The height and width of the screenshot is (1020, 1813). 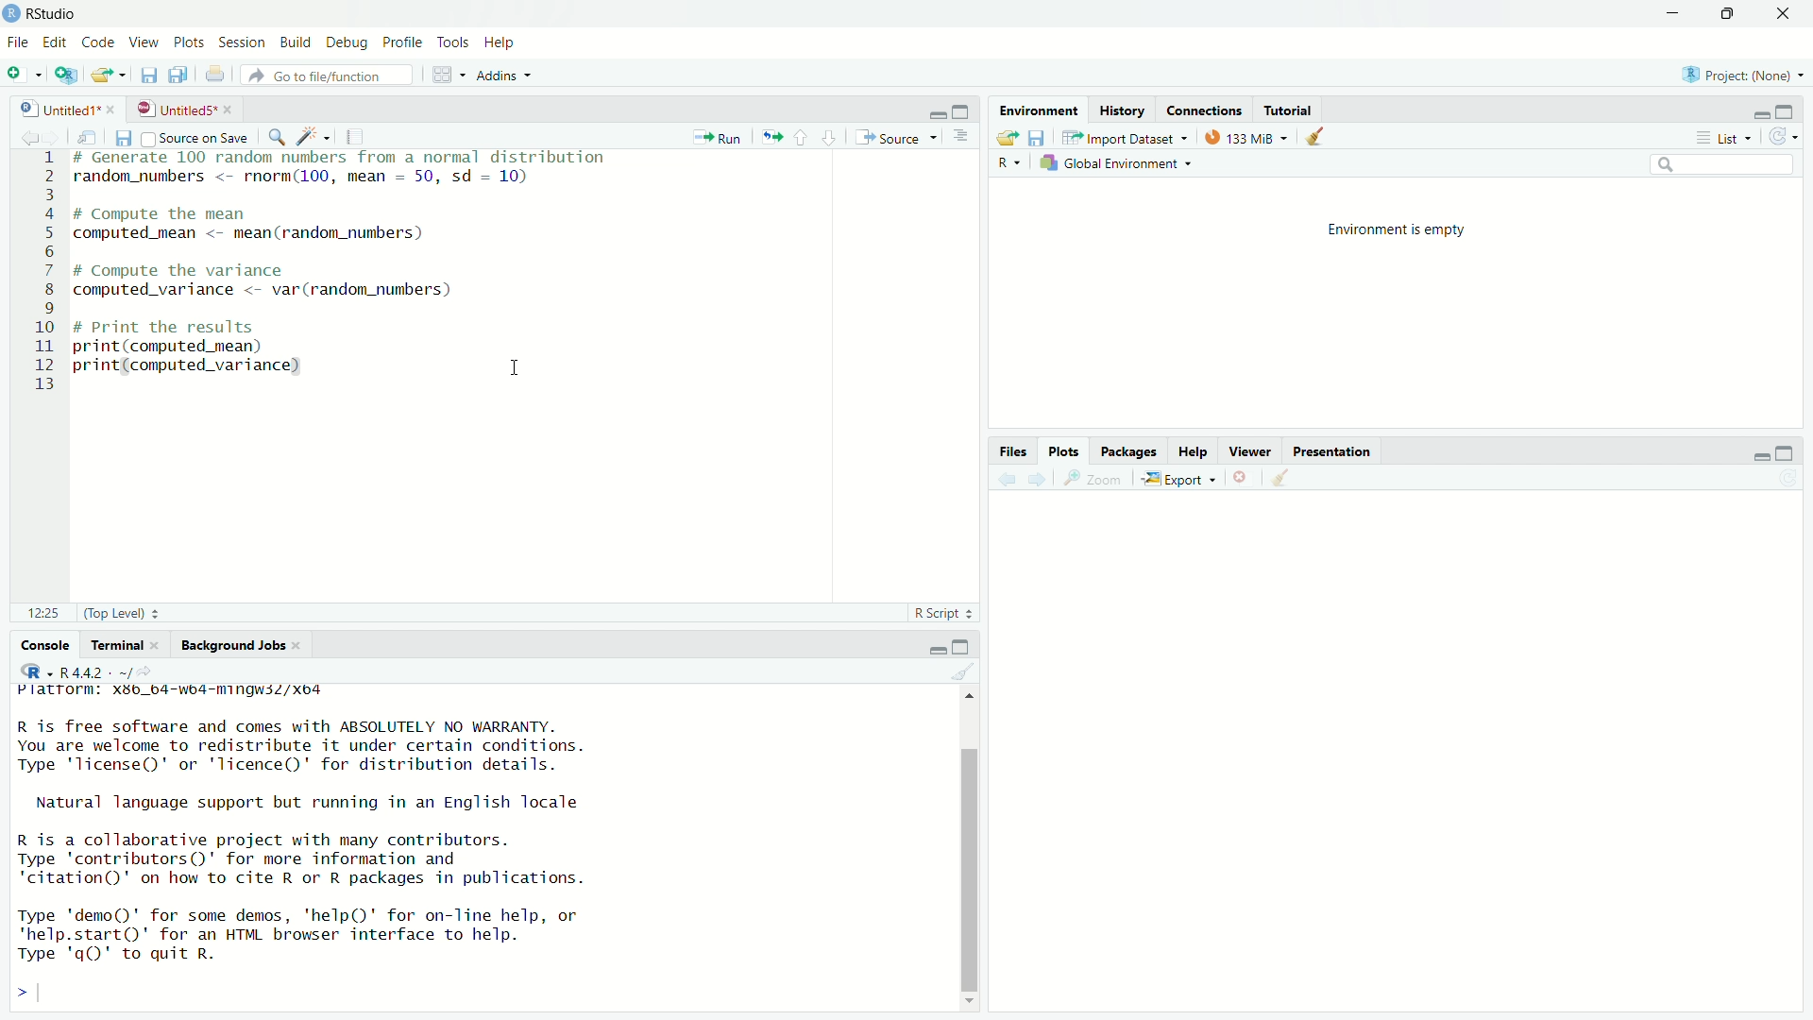 I want to click on R 4.4.2 . ~/, so click(x=96, y=671).